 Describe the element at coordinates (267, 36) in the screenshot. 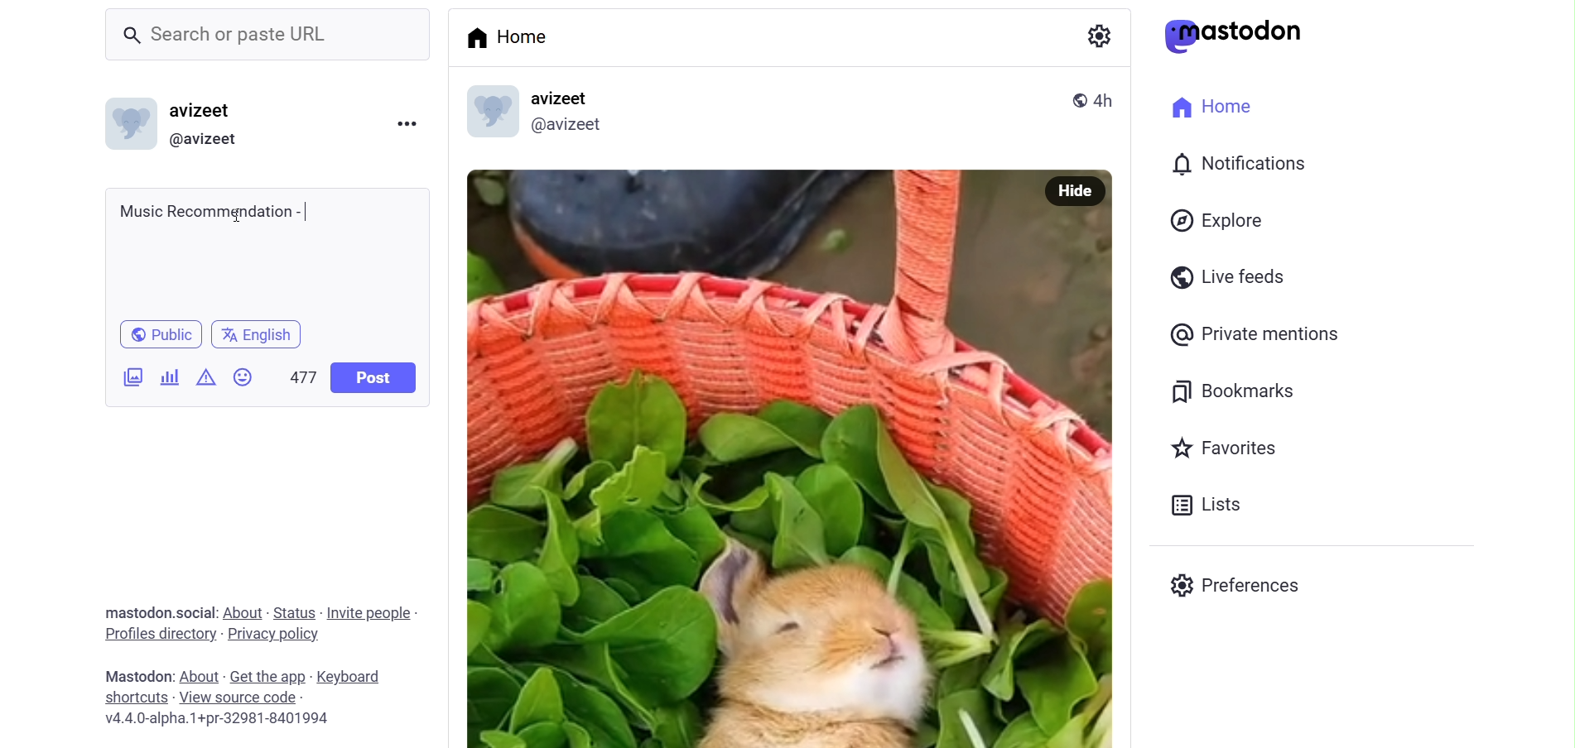

I see `Search or paste URL` at that location.